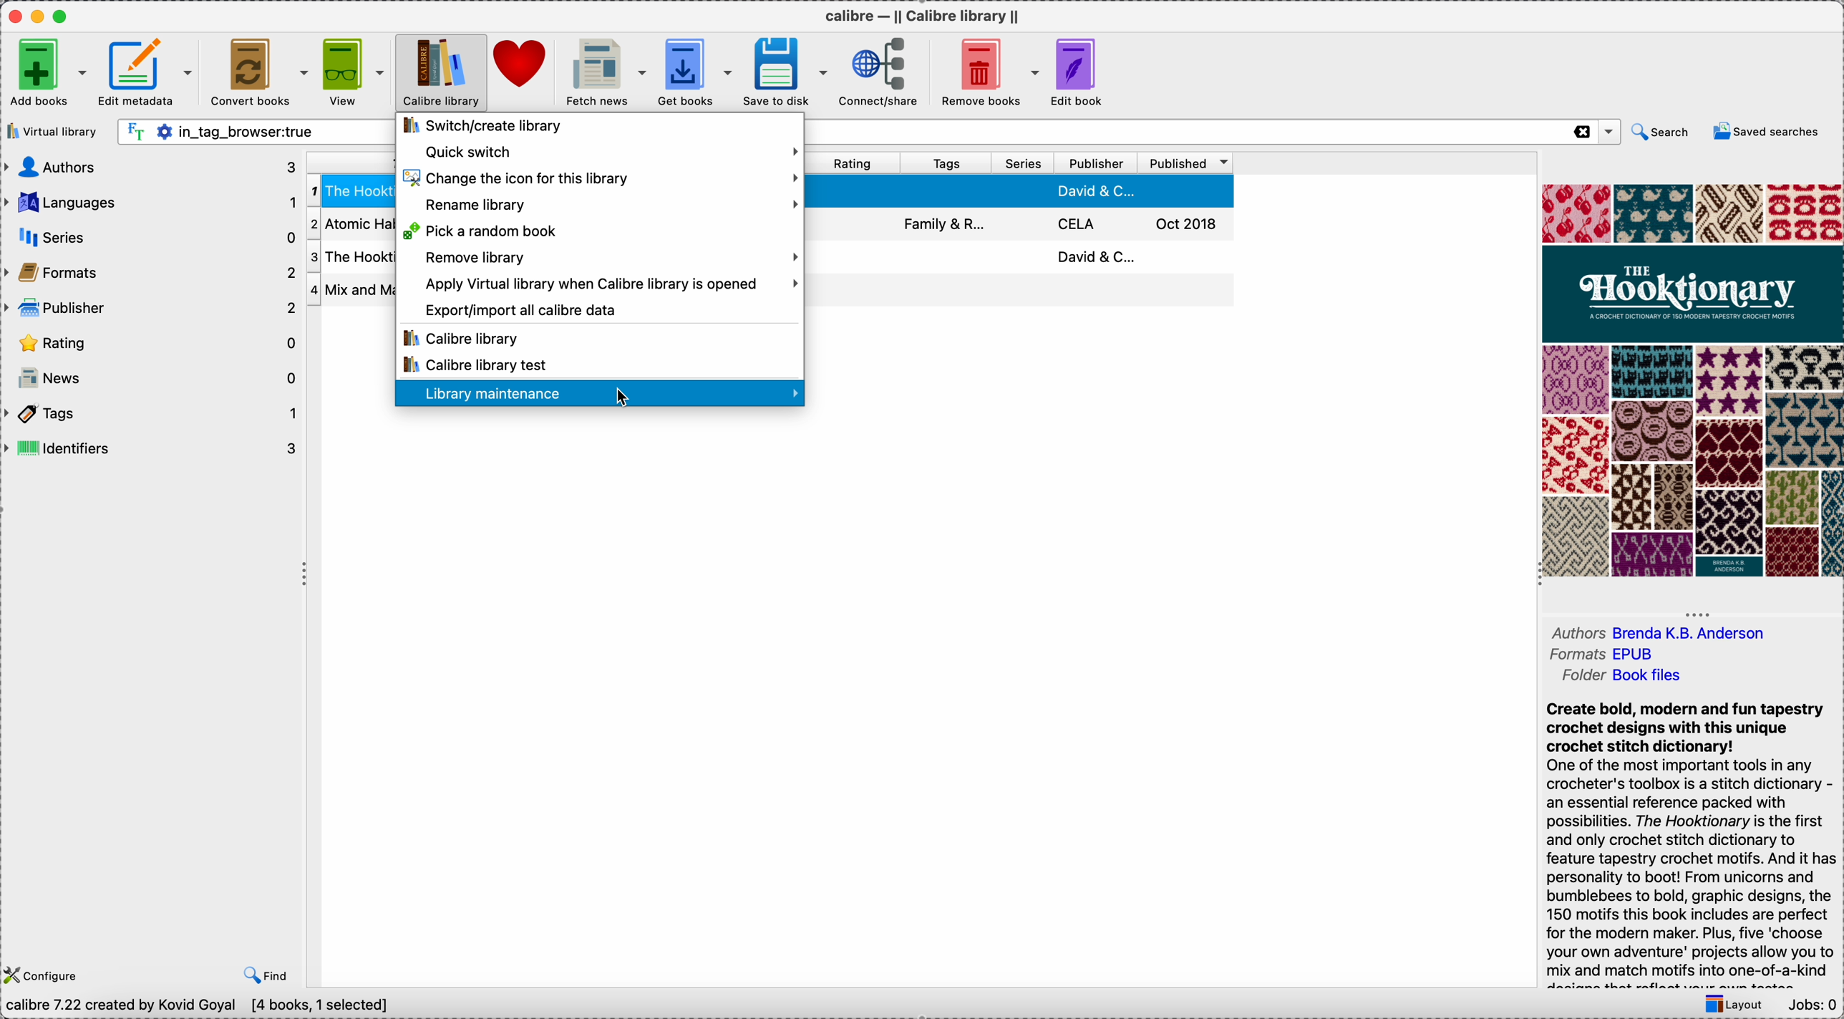 The image size is (1844, 1019). What do you see at coordinates (302, 573) in the screenshot?
I see `hide` at bounding box center [302, 573].